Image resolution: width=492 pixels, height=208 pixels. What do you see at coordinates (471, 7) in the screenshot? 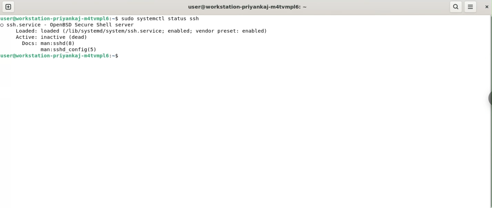
I see `More options` at bounding box center [471, 7].